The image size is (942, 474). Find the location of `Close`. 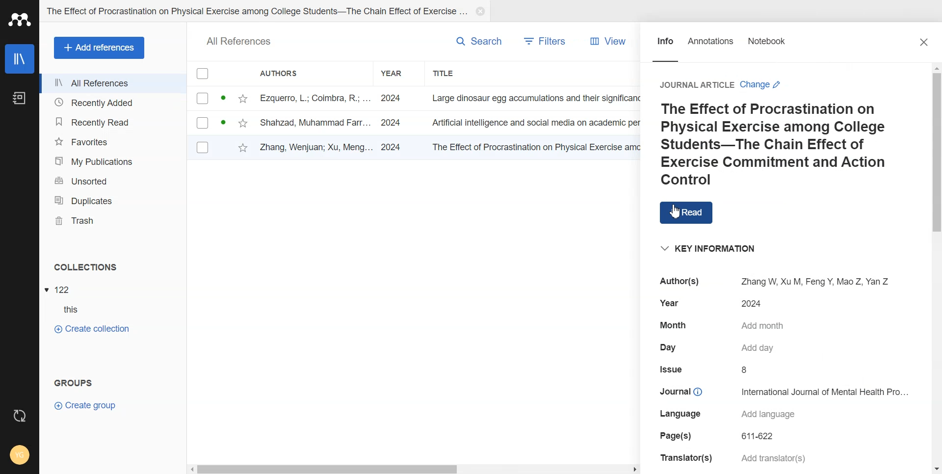

Close is located at coordinates (926, 44).